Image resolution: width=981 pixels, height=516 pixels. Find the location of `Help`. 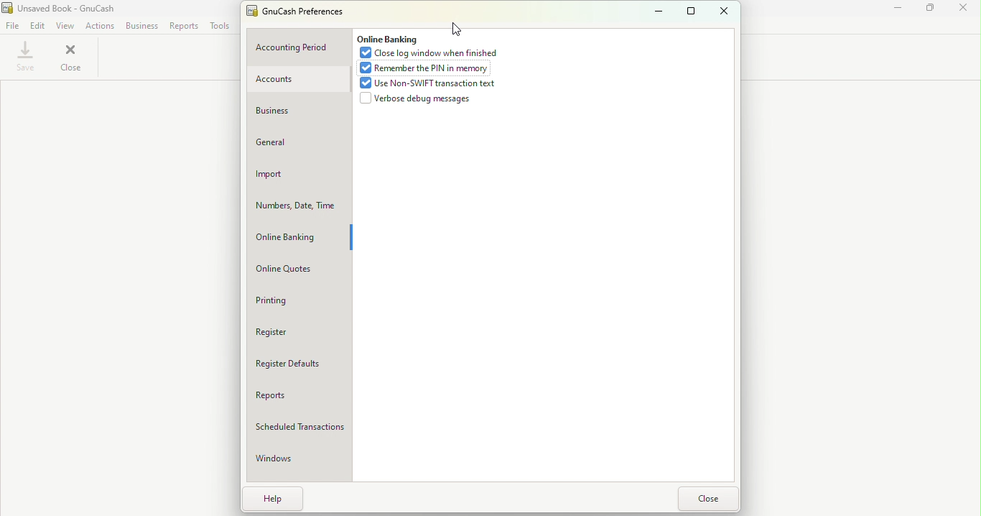

Help is located at coordinates (277, 498).